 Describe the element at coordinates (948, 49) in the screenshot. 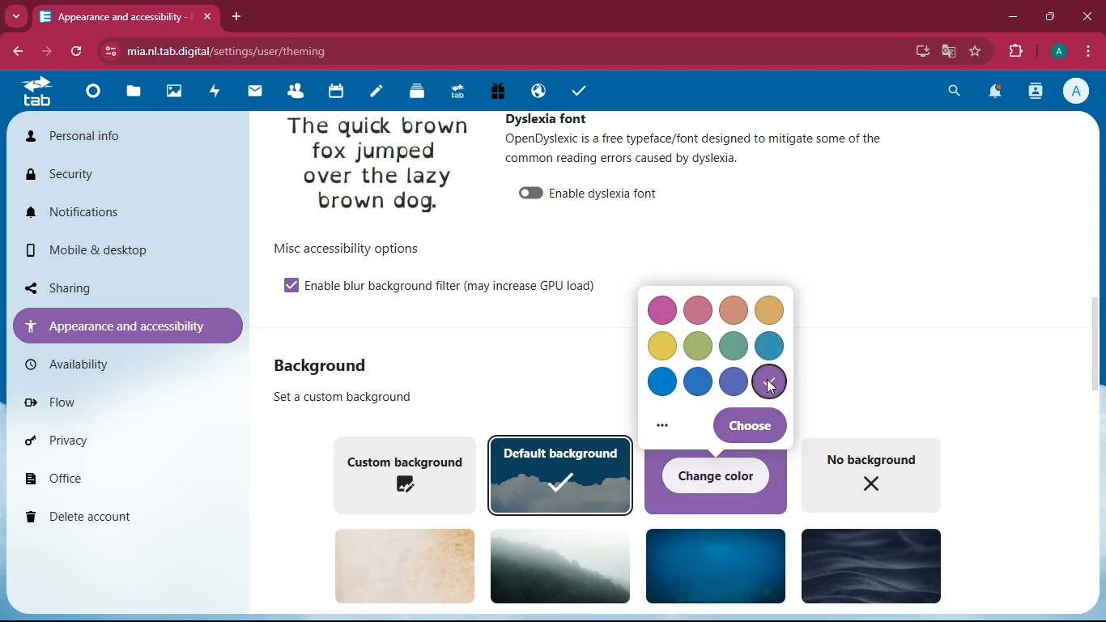

I see `google translate` at that location.